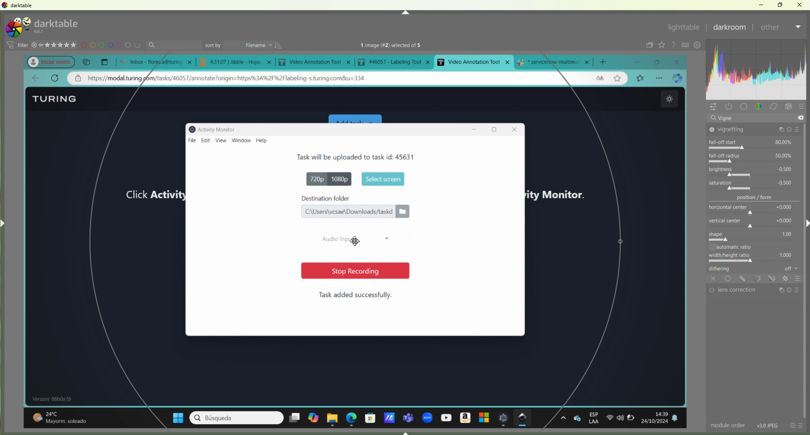  Describe the element at coordinates (356, 243) in the screenshot. I see `Cursor` at that location.